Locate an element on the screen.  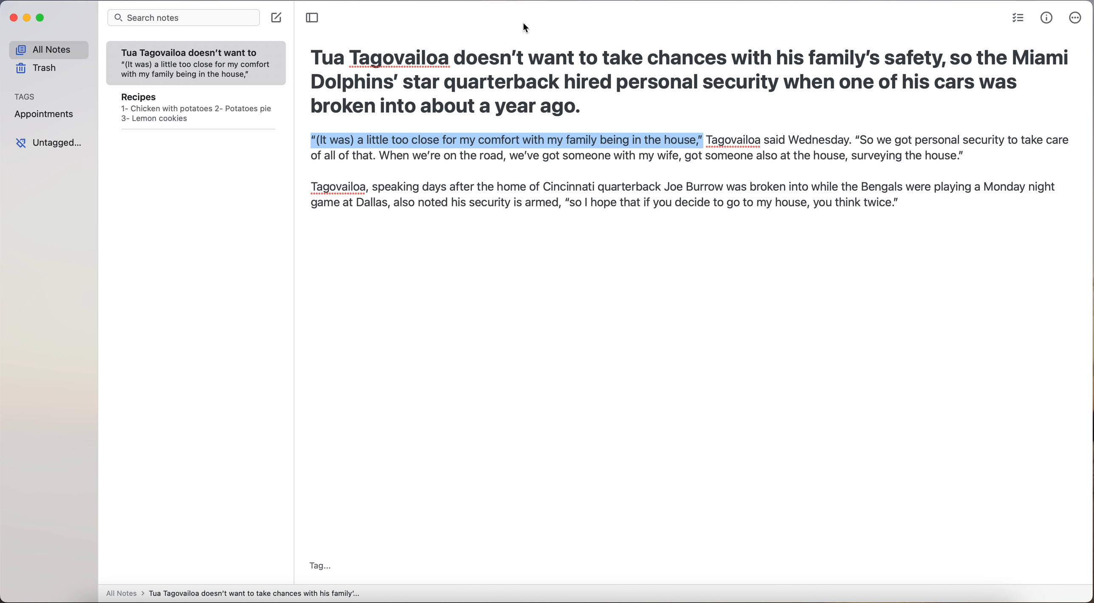
Recipes note is located at coordinates (196, 110).